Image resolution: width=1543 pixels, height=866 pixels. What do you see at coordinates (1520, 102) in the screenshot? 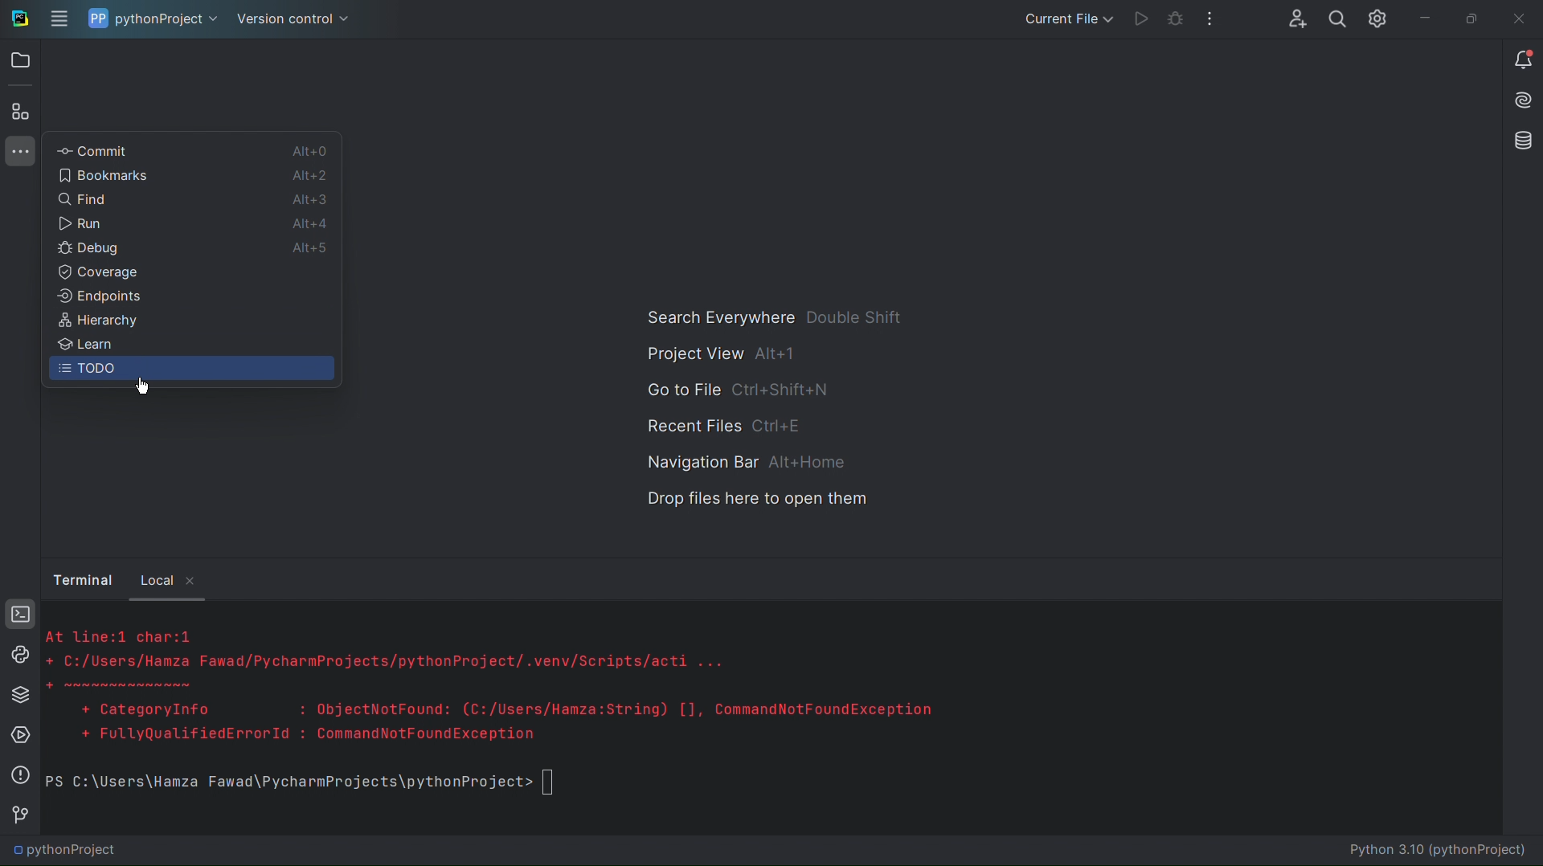
I see `Install AI Assistant` at bounding box center [1520, 102].